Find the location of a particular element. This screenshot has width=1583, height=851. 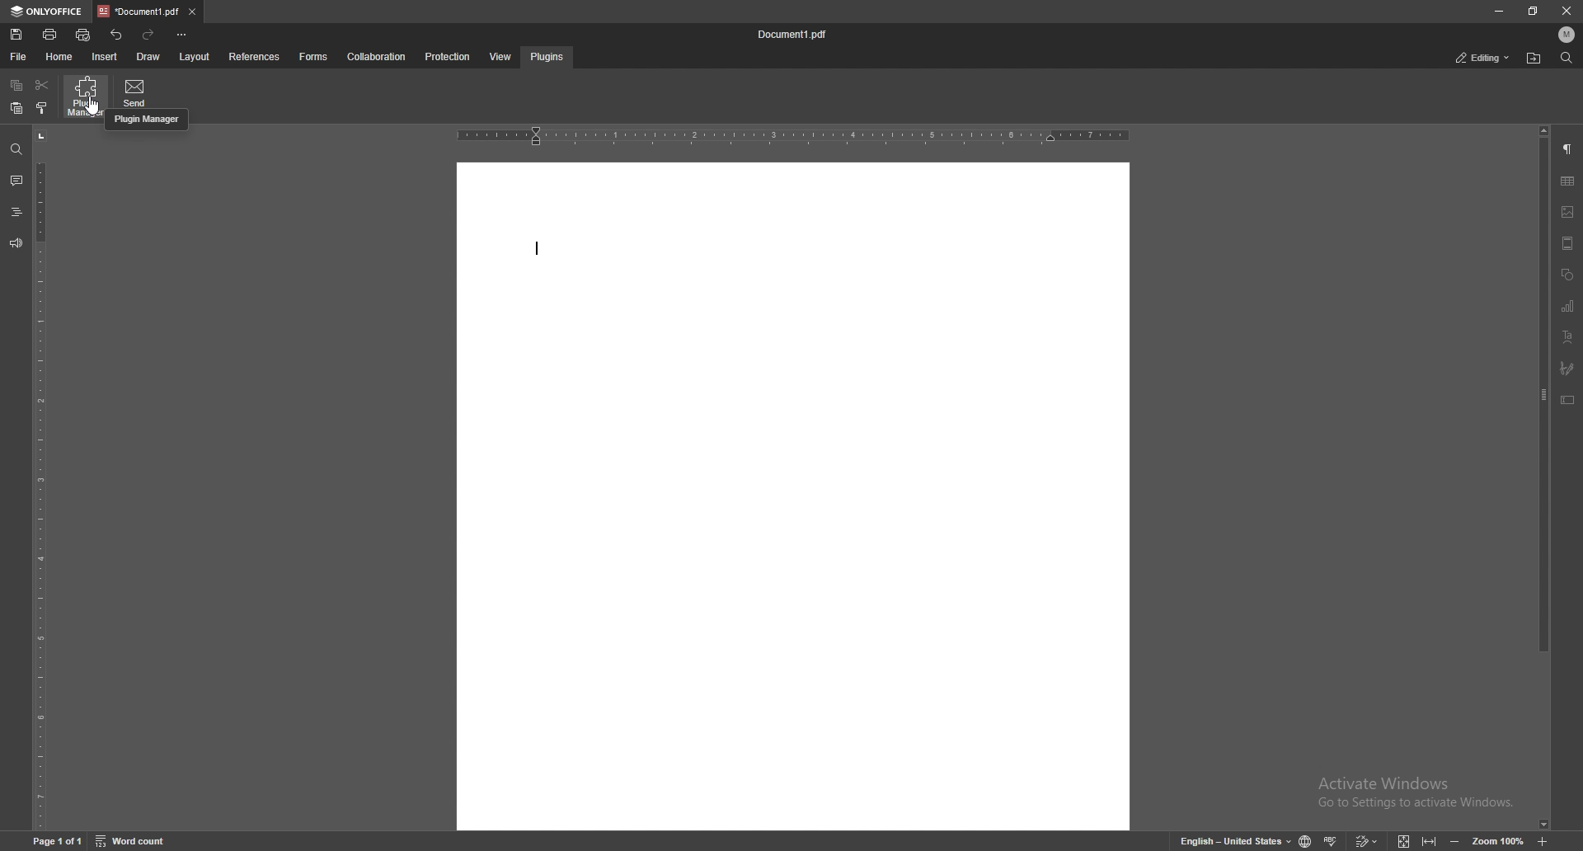

type is located at coordinates (539, 252).